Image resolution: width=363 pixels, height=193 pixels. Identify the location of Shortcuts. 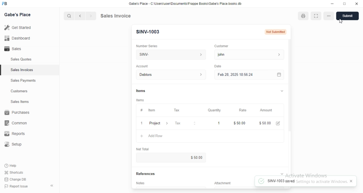
(17, 172).